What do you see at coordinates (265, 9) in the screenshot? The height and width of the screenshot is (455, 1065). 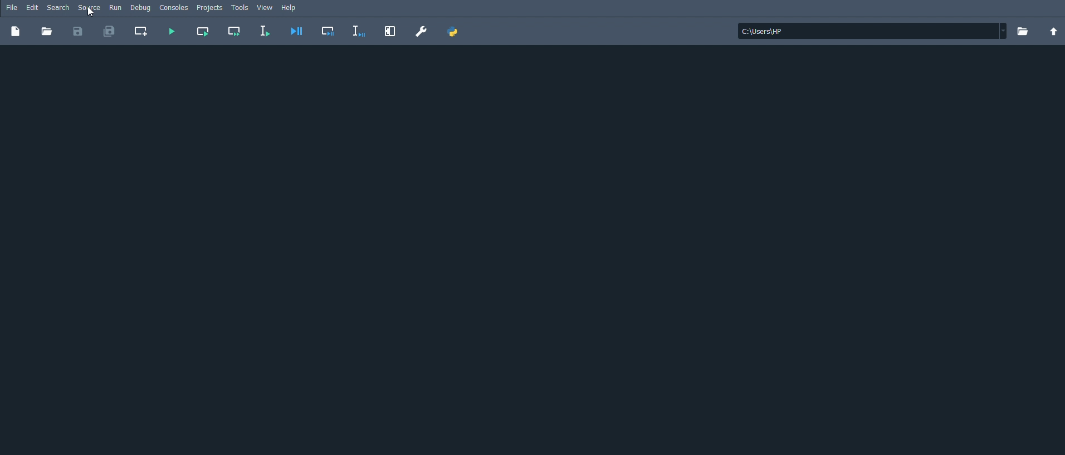 I see `View` at bounding box center [265, 9].